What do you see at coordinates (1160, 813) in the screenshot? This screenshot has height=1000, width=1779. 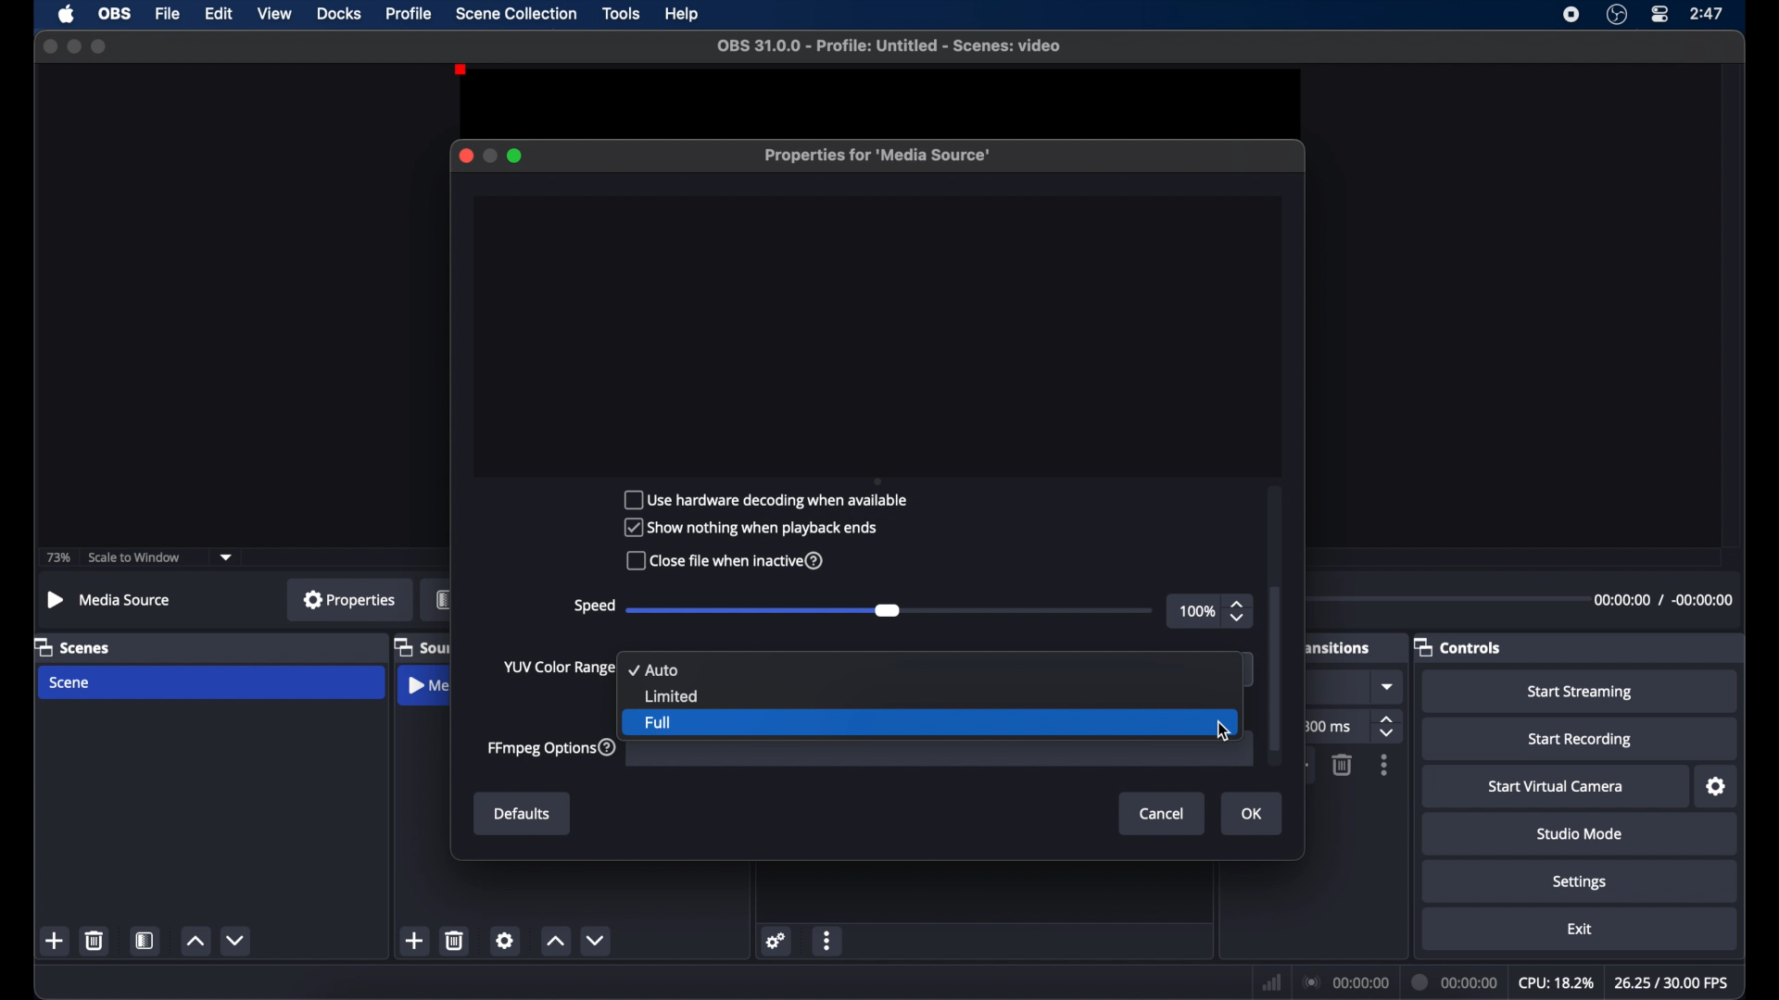 I see `Cancel` at bounding box center [1160, 813].